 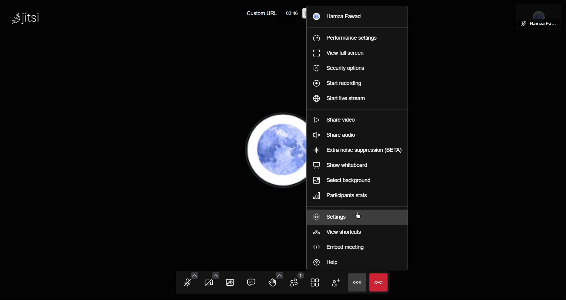 What do you see at coordinates (358, 282) in the screenshot?
I see `More` at bounding box center [358, 282].